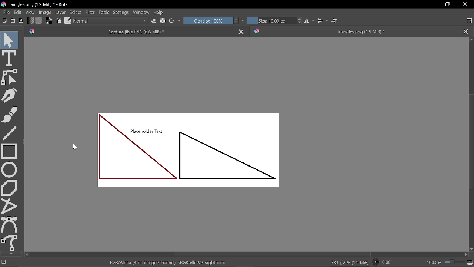  I want to click on Close window, so click(464, 4).